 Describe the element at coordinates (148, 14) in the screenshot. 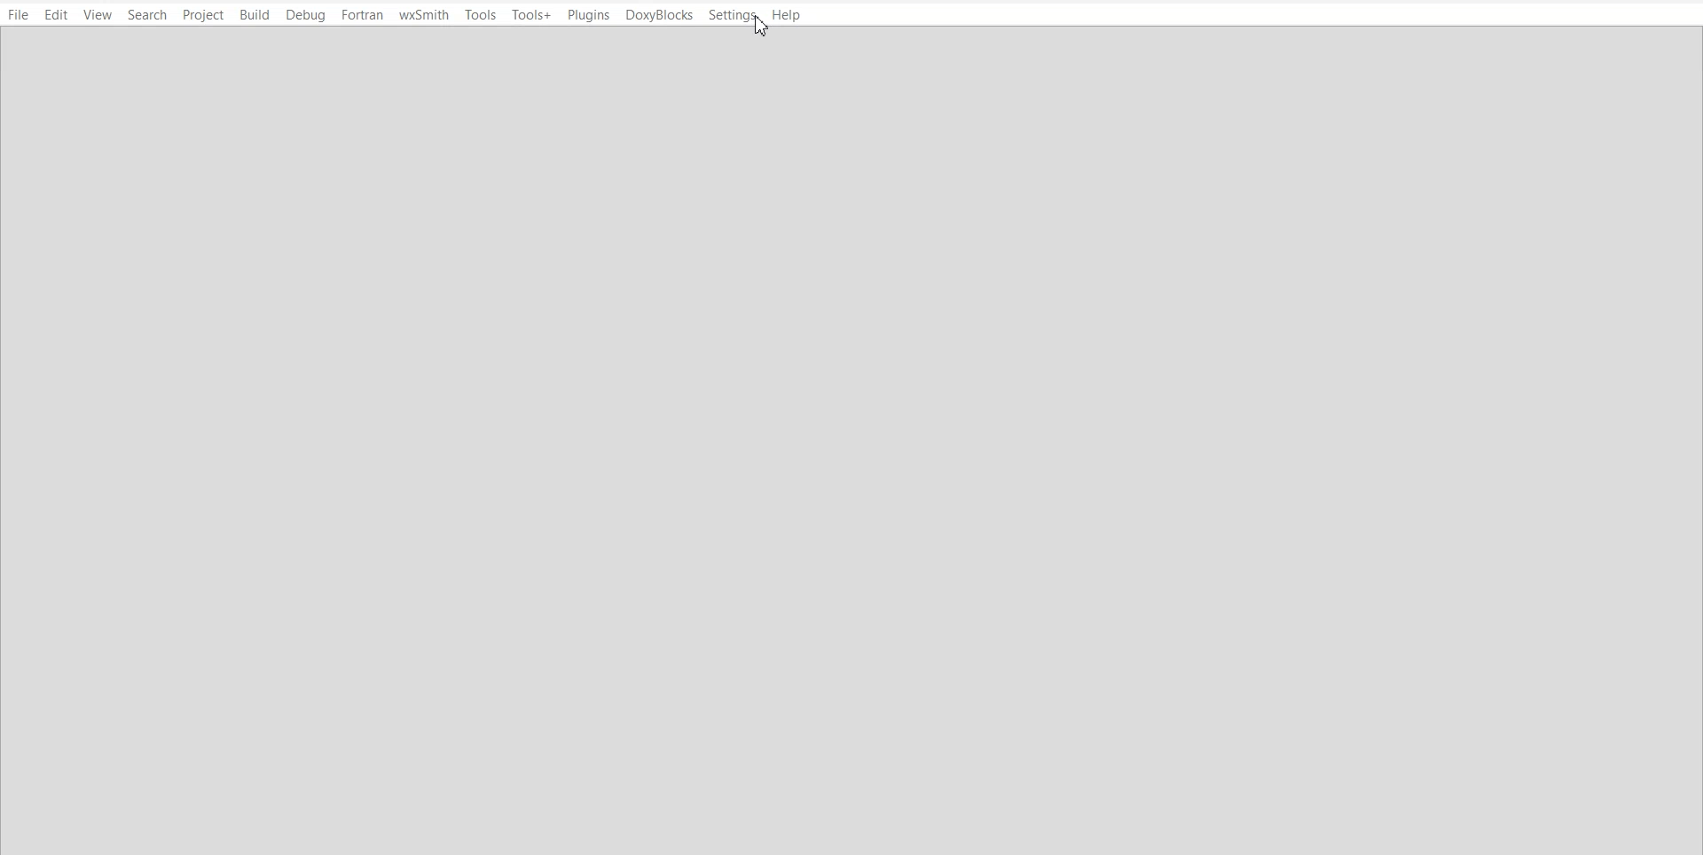

I see `Search` at that location.